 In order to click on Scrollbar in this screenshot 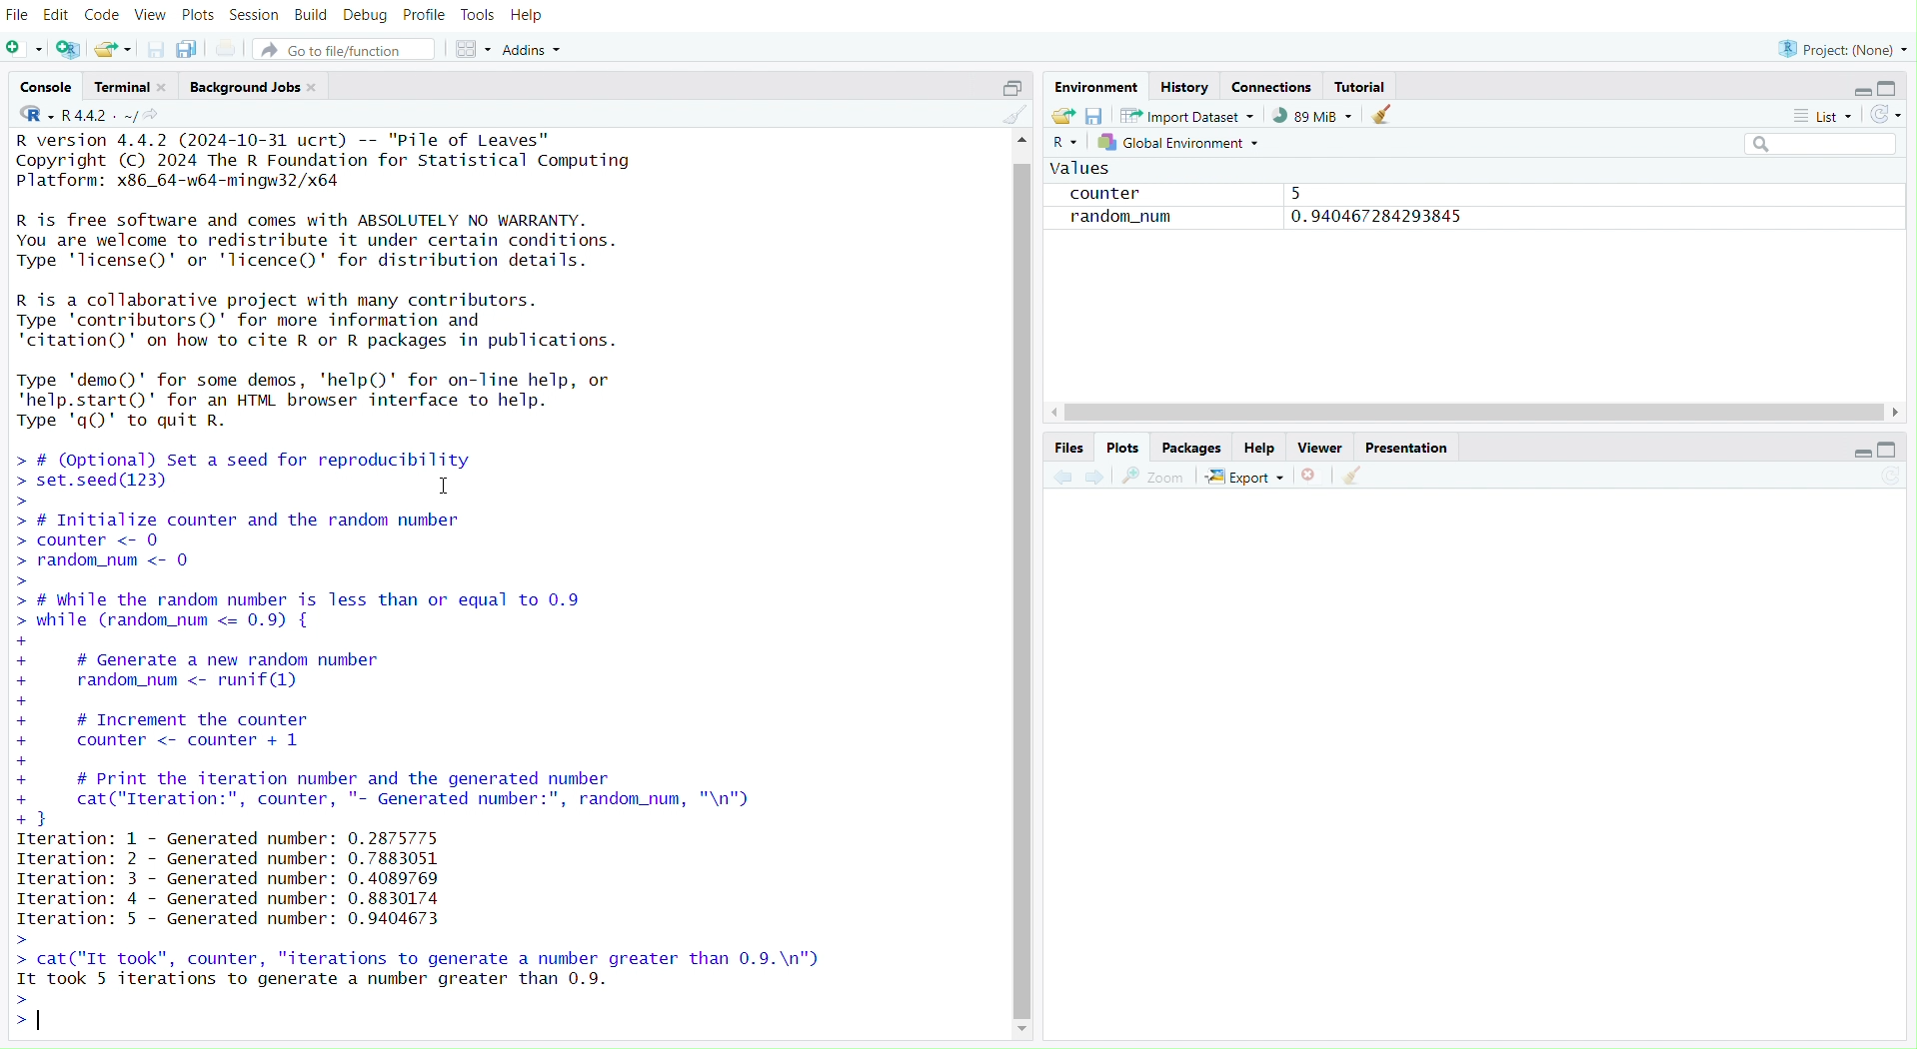, I will do `click(1470, 414)`.